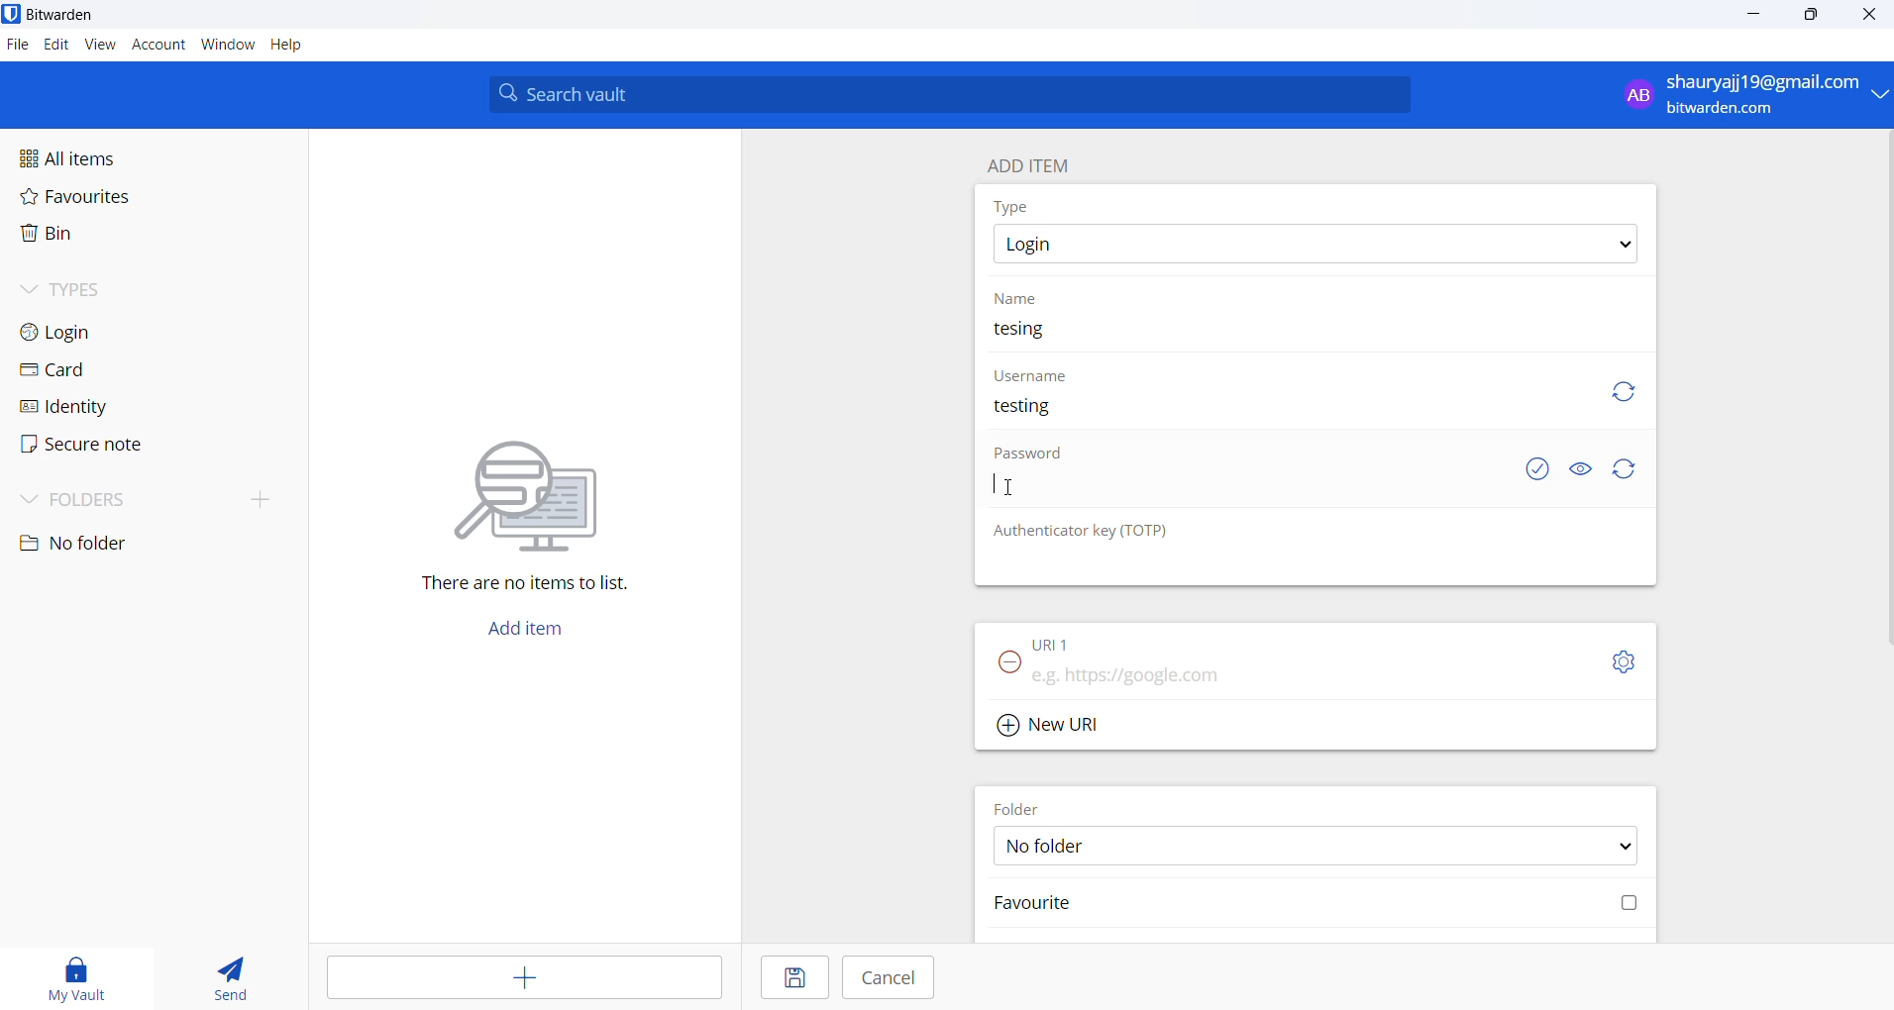 The height and width of the screenshot is (1010, 1894). I want to click on  generate username, so click(1624, 389).